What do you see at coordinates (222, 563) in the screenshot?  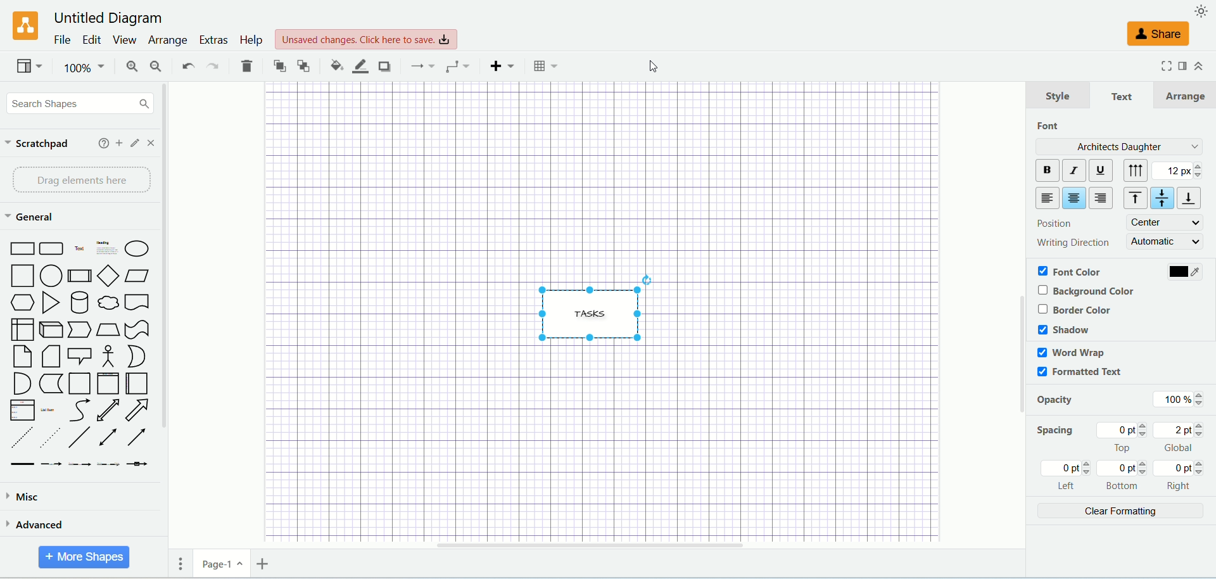 I see `page 1` at bounding box center [222, 563].